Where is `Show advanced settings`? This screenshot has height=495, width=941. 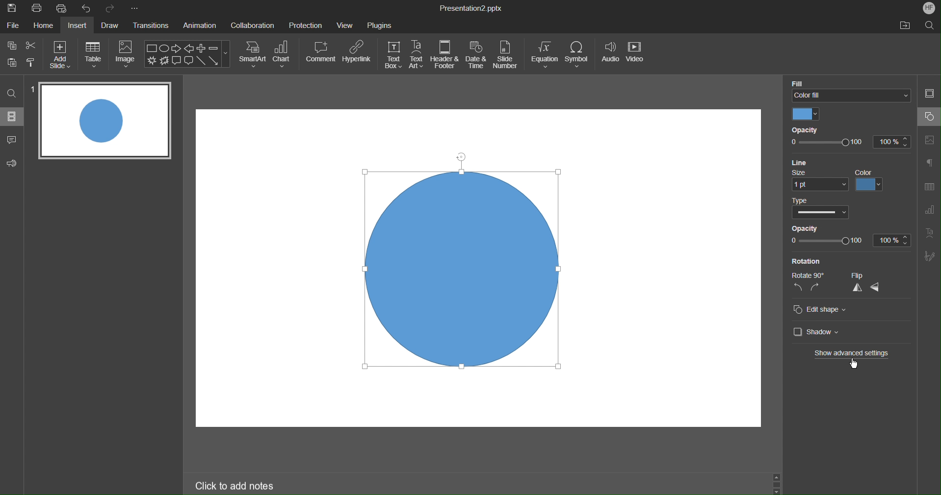
Show advanced settings is located at coordinates (853, 354).